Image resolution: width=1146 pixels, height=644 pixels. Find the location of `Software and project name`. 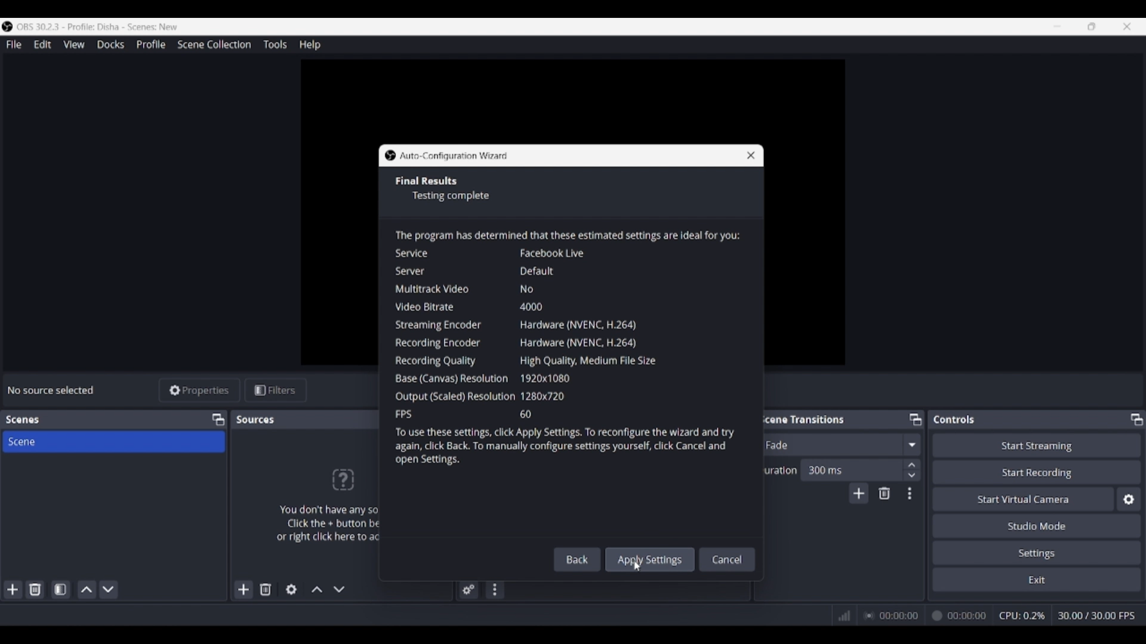

Software and project name is located at coordinates (103, 27).